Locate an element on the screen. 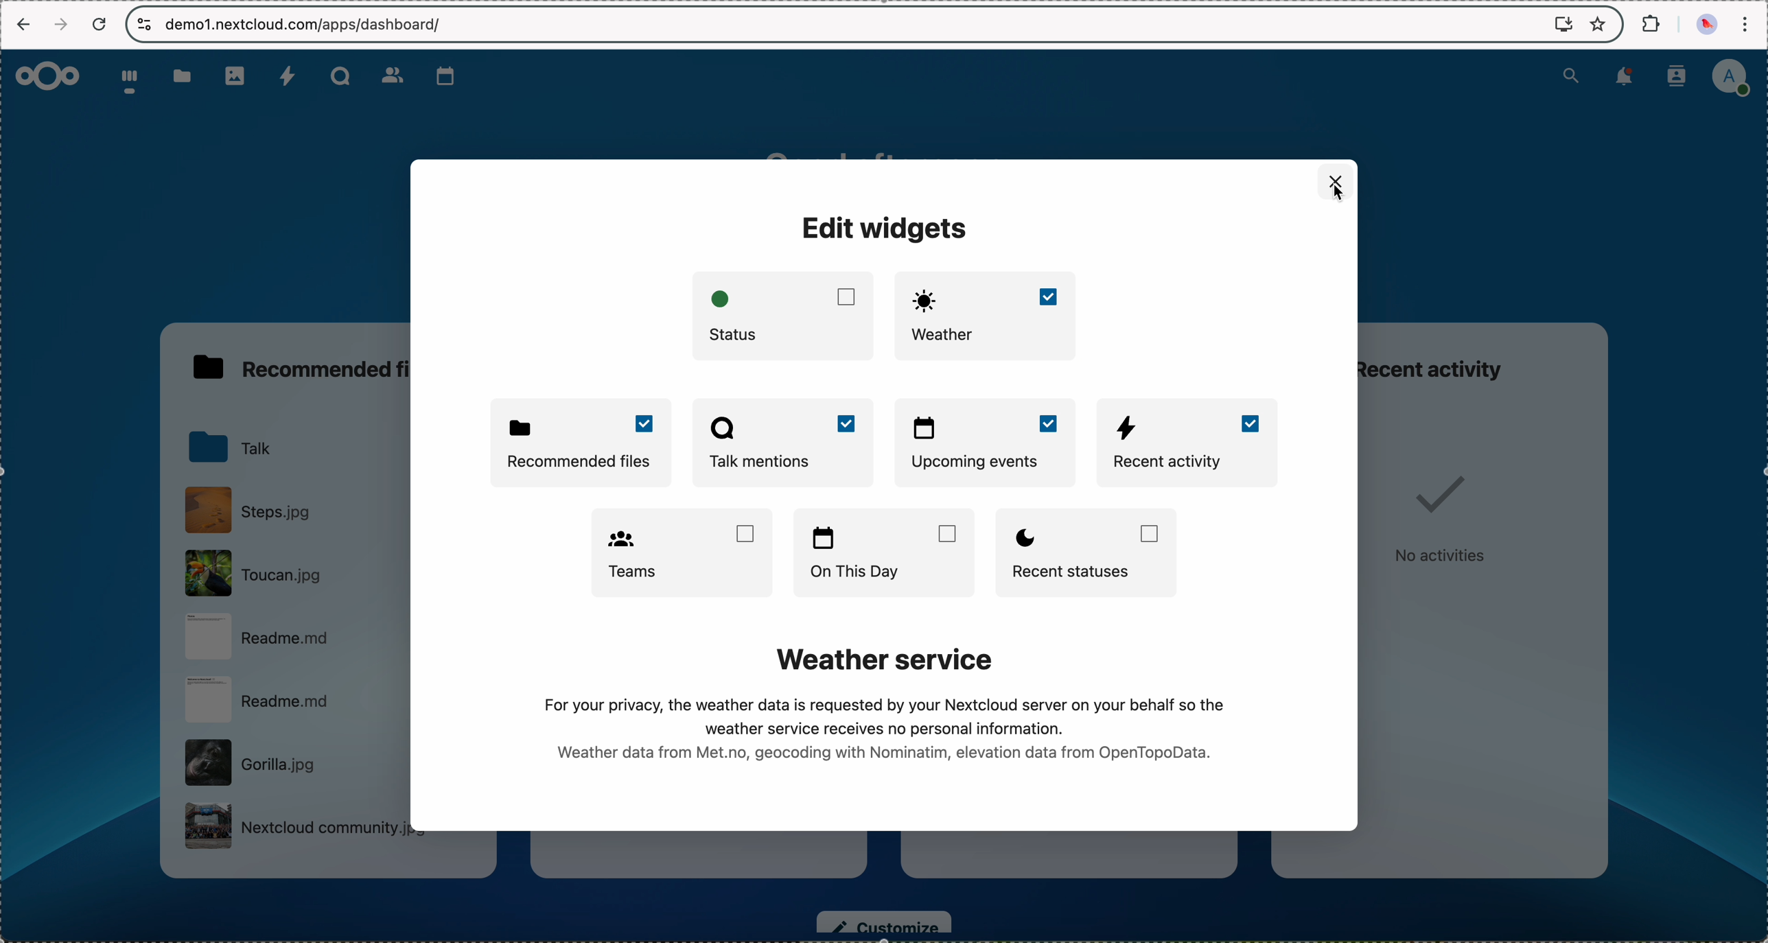  URL is located at coordinates (307, 24).